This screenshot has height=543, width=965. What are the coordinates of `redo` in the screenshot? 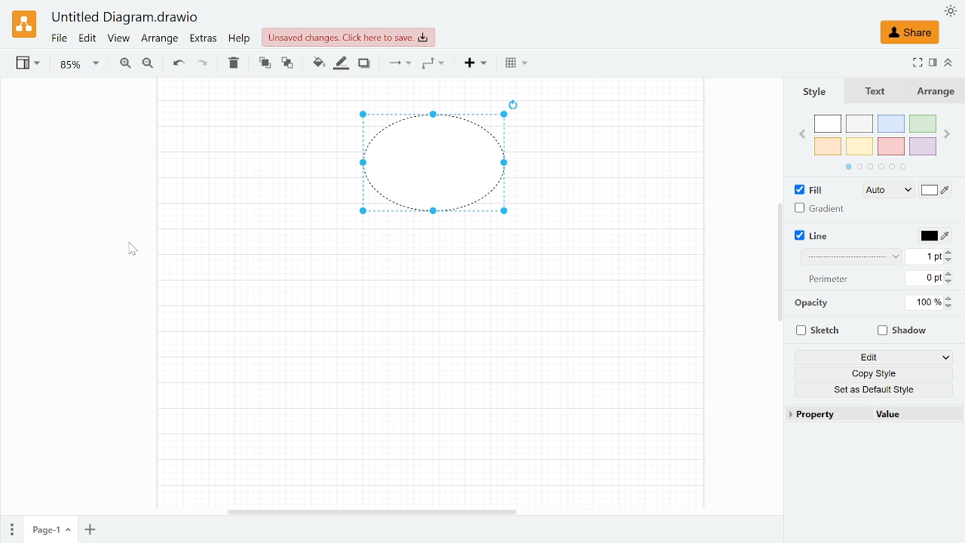 It's located at (203, 66).